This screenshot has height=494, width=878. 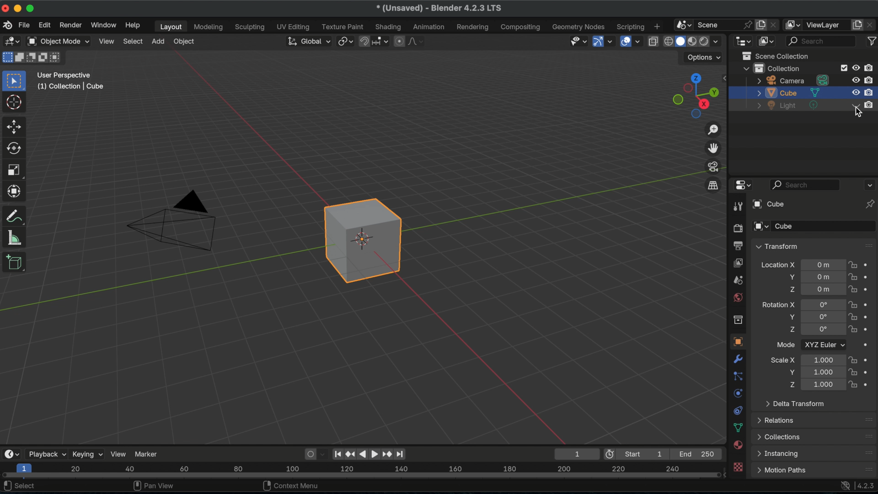 I want to click on particles, so click(x=738, y=376).